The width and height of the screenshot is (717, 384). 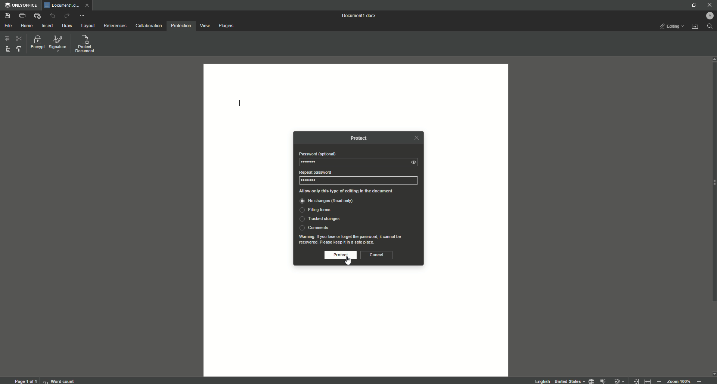 What do you see at coordinates (351, 191) in the screenshot?
I see `Allow only this type of editing in the document` at bounding box center [351, 191].